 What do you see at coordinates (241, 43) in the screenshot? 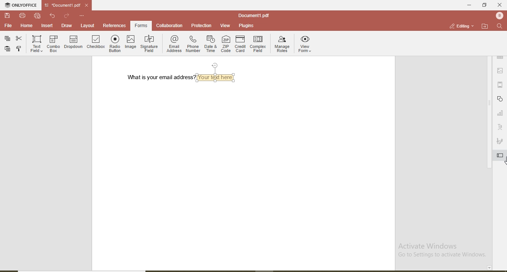
I see `credit card` at bounding box center [241, 43].